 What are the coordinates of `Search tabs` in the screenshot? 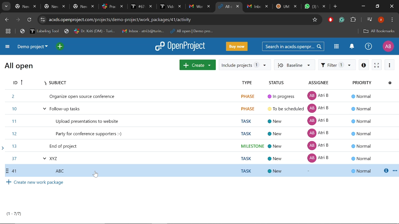 It's located at (7, 7).